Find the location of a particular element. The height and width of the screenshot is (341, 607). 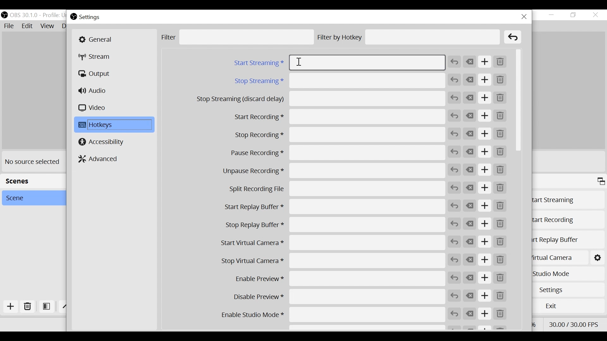

General is located at coordinates (114, 39).